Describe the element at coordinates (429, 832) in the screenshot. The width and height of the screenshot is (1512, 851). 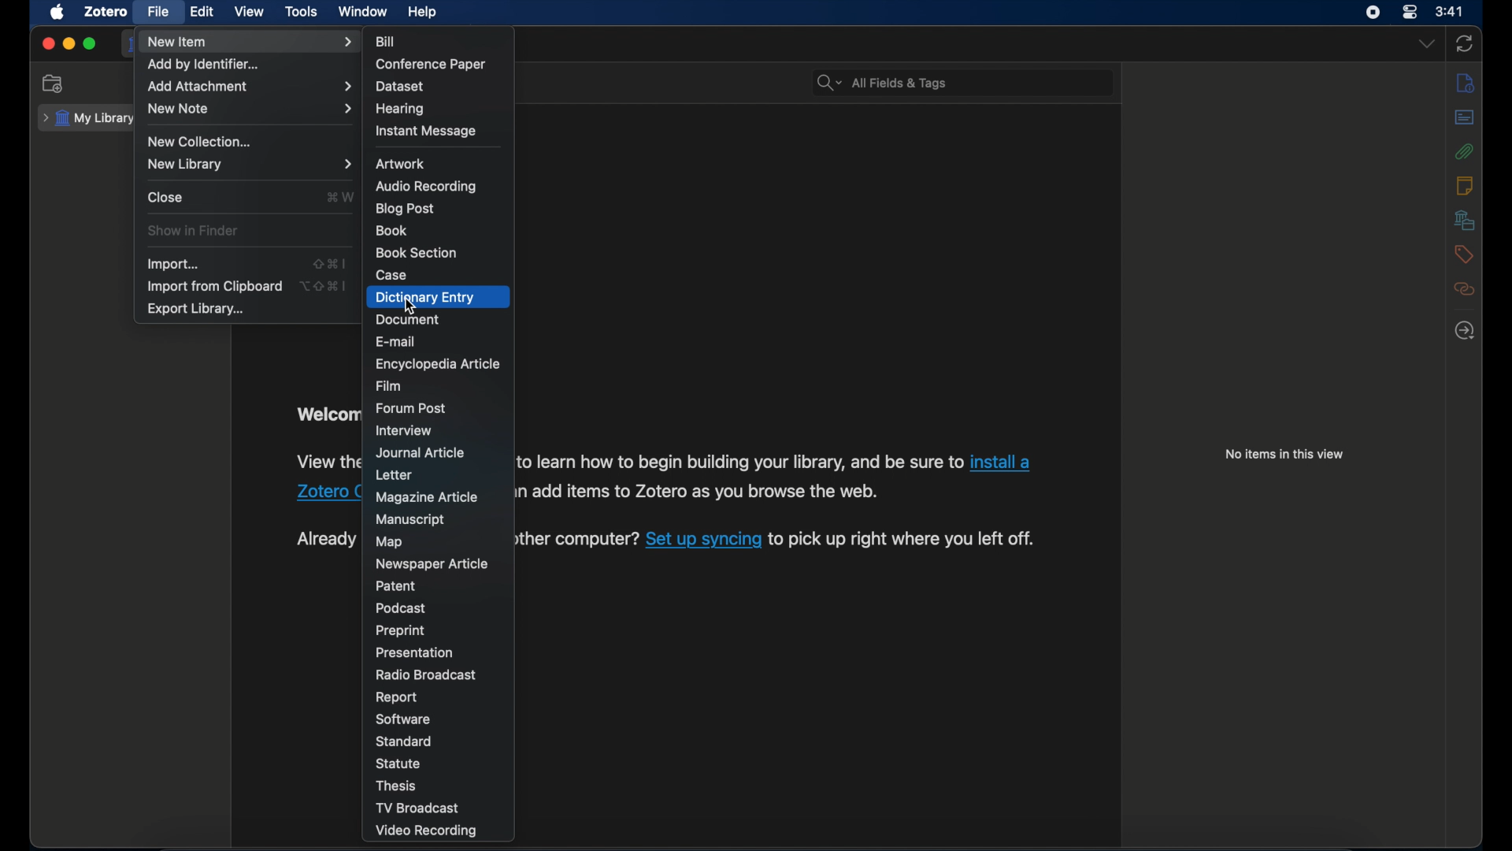
I see `video recording` at that location.